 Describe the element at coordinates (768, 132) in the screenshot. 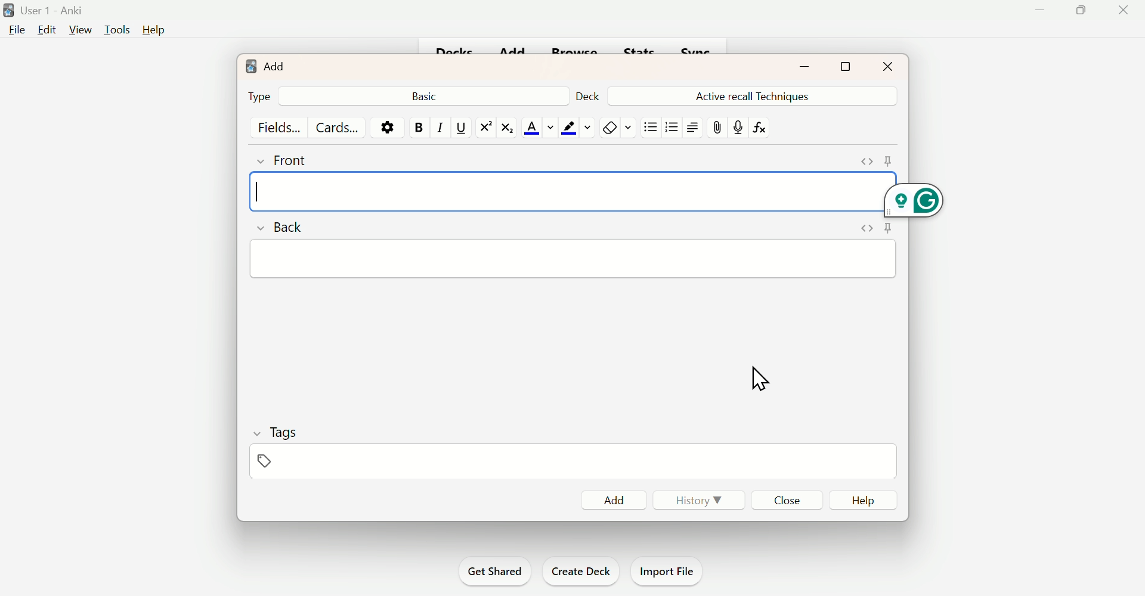

I see `fx` at that location.